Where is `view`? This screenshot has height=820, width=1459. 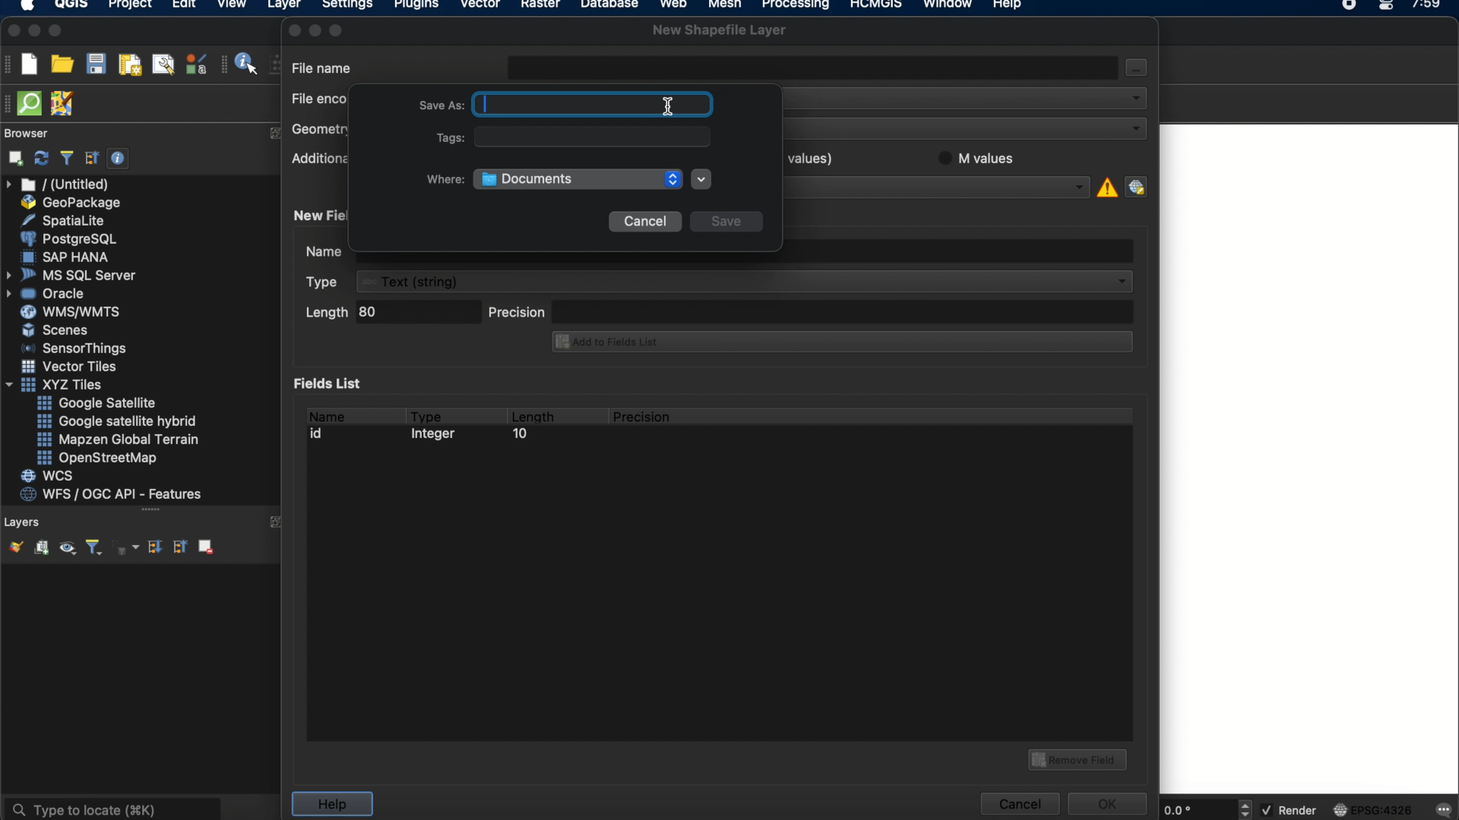 view is located at coordinates (232, 6).